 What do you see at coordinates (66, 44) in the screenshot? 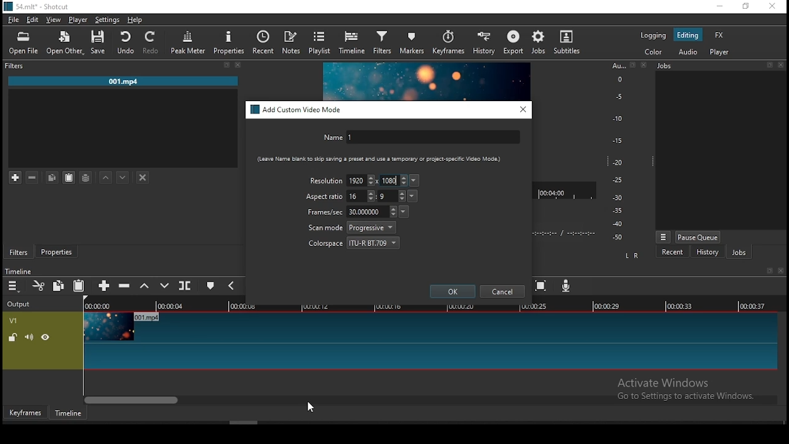
I see `open other` at bounding box center [66, 44].